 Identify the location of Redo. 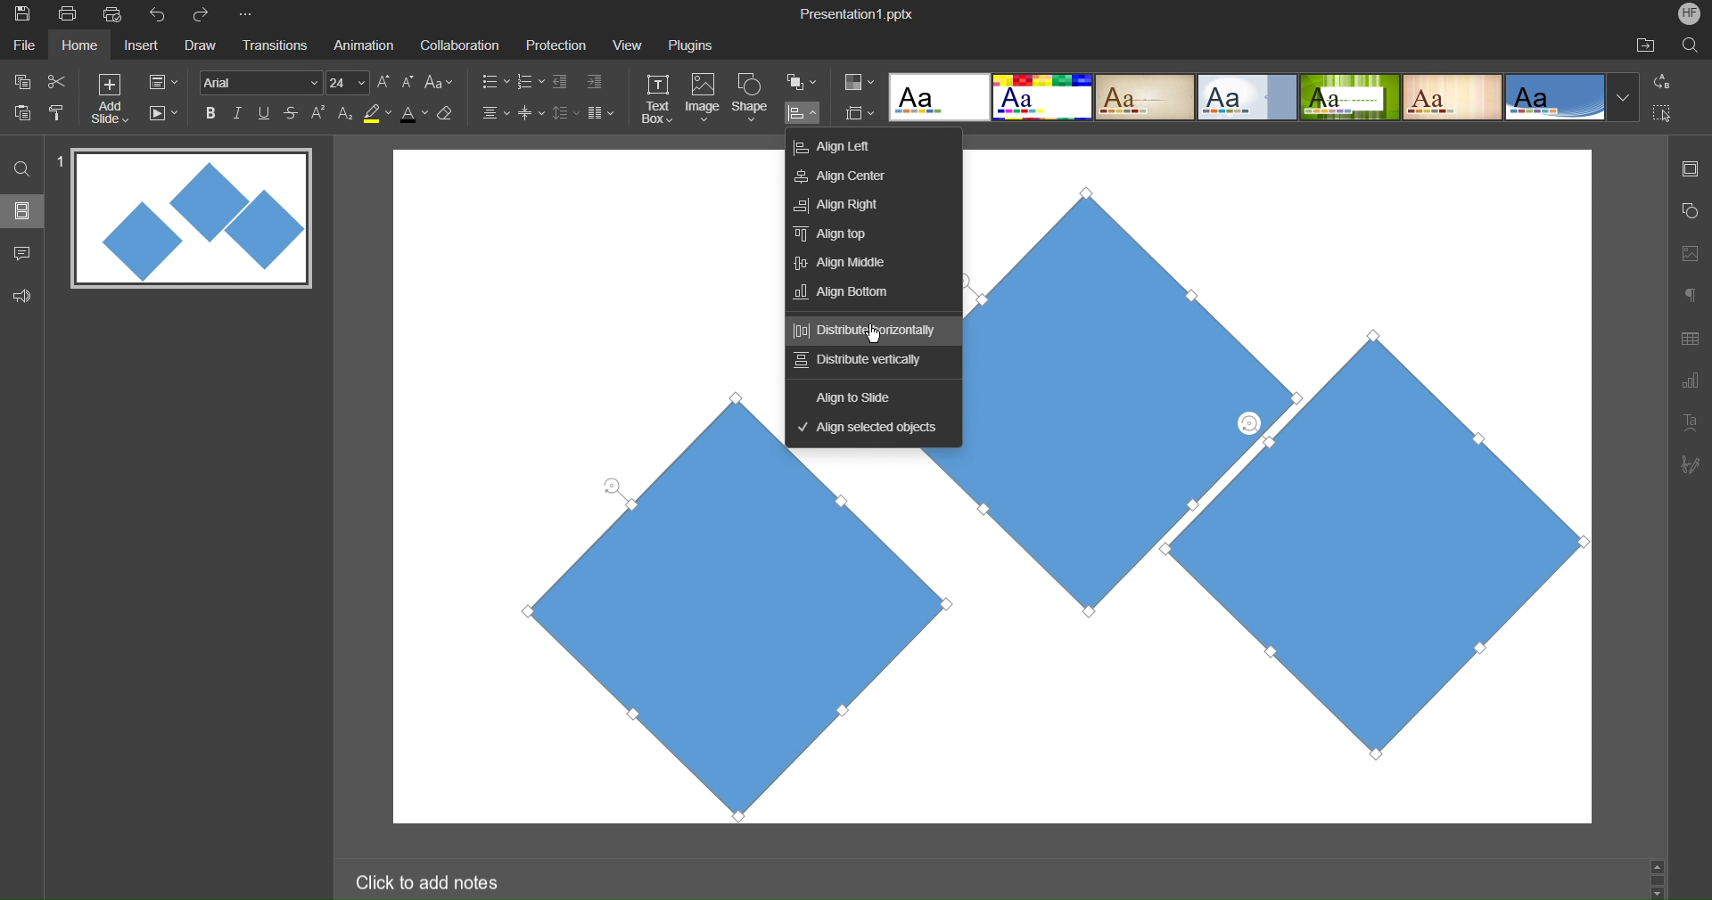
(207, 15).